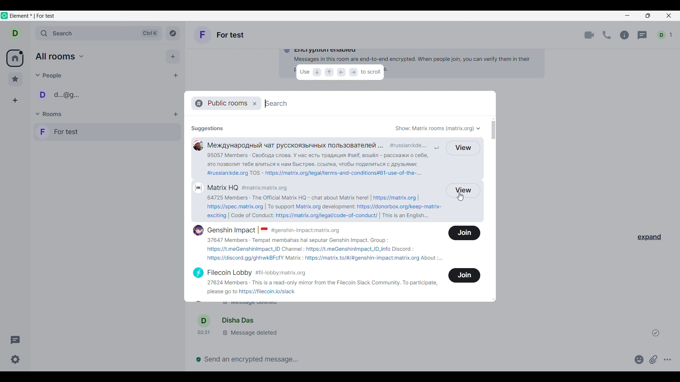 Image resolution: width=680 pixels, height=382 pixels. Describe the element at coordinates (287, 145) in the screenshot. I see `Международный чат русскоязычных пользователей` at that location.